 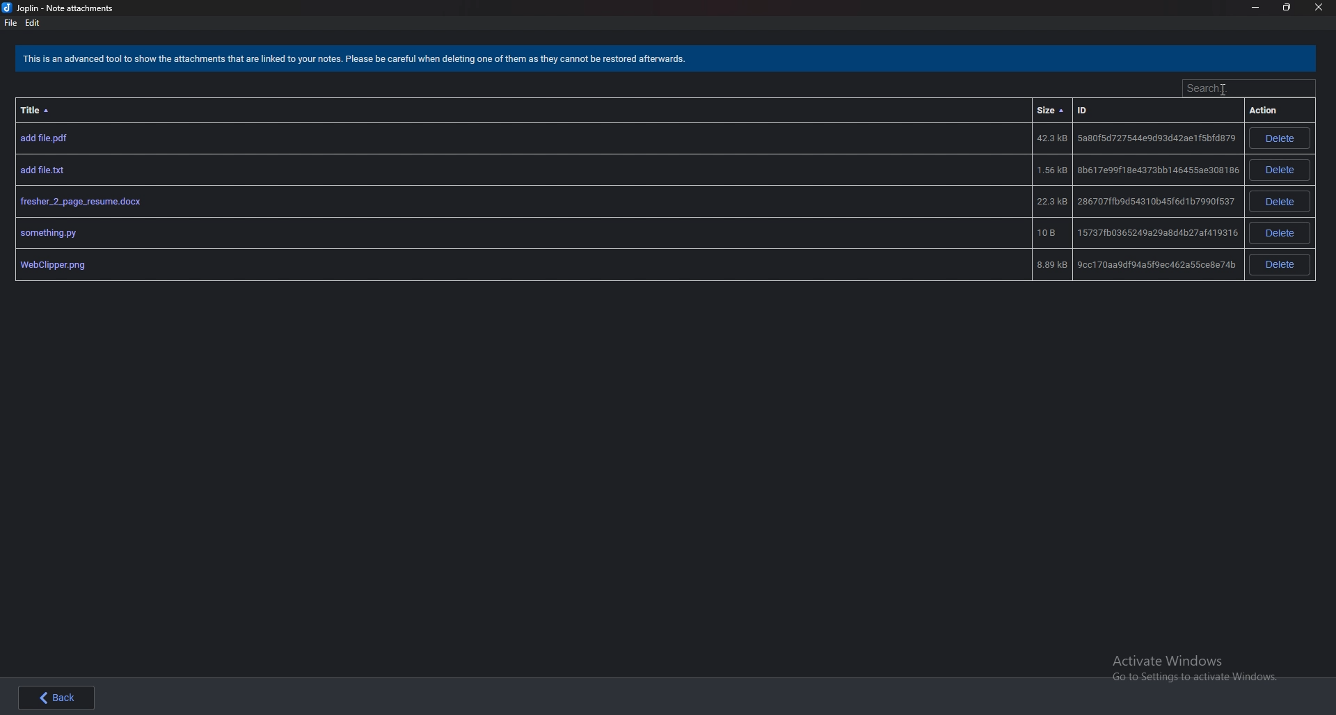 I want to click on Warning, so click(x=358, y=61).